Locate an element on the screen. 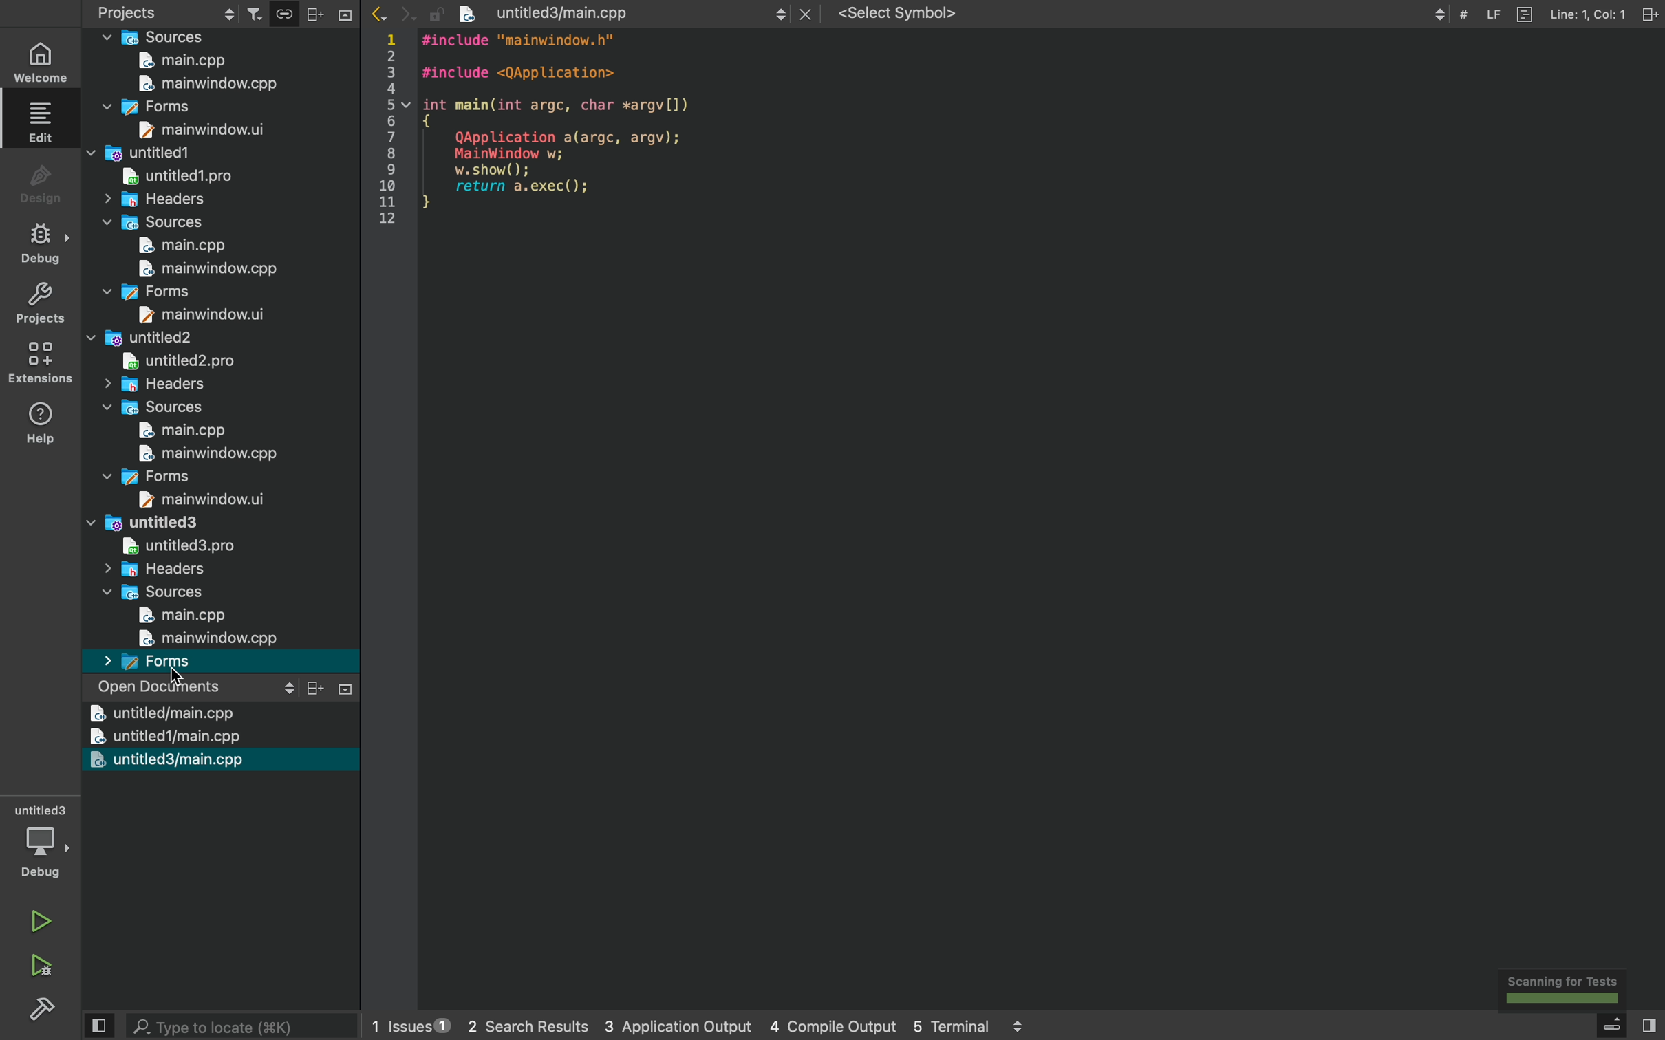  debug and run is located at coordinates (41, 965).